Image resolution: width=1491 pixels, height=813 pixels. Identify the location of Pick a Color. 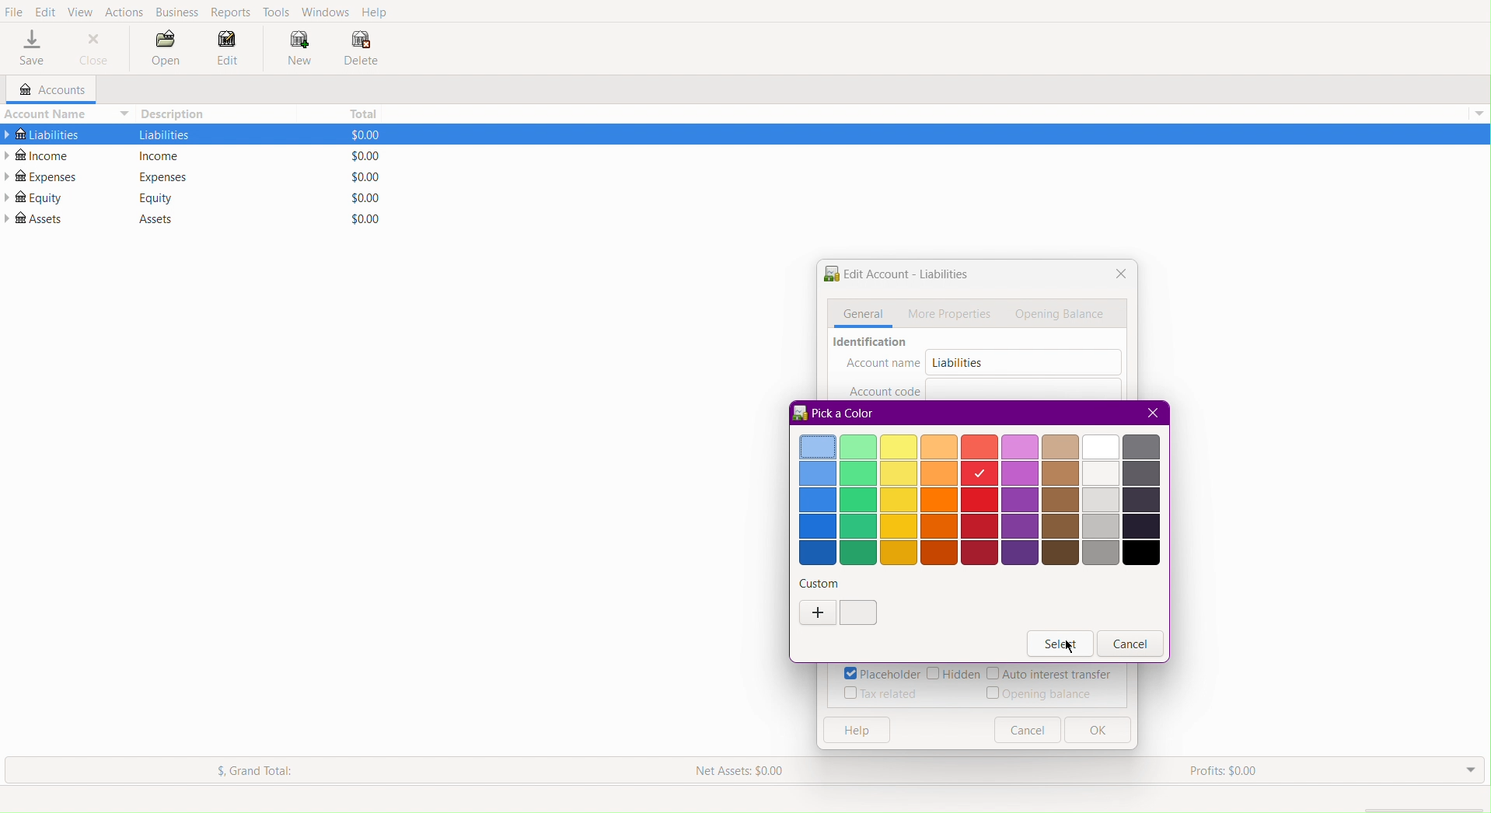
(836, 413).